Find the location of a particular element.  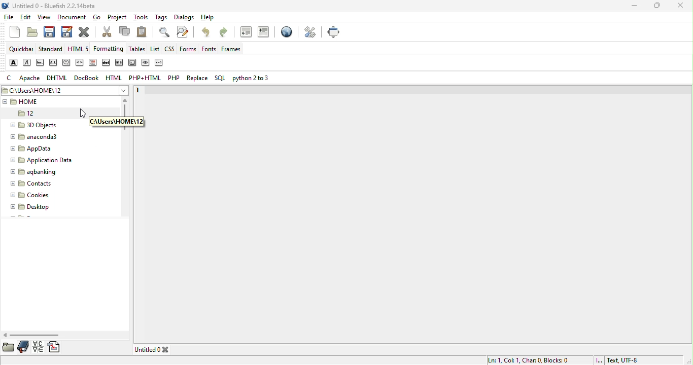

acronym is located at coordinates (53, 63).